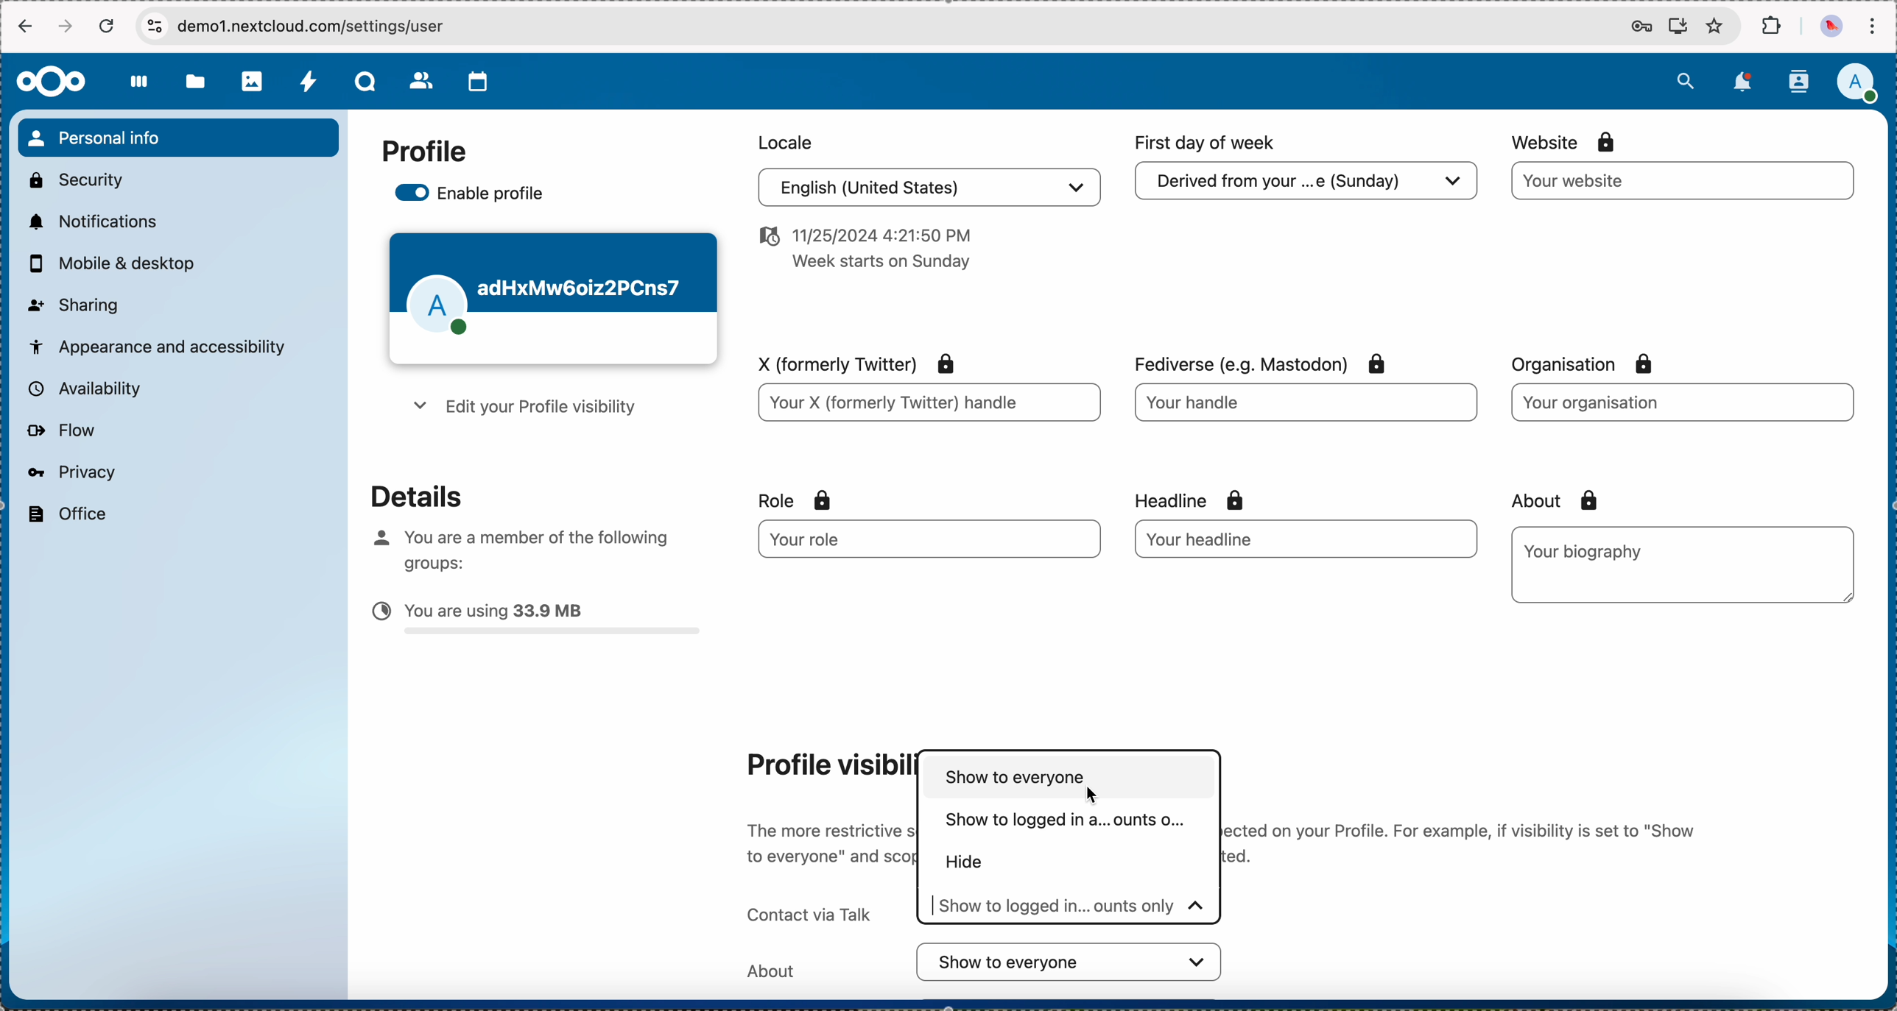 The height and width of the screenshot is (1011, 1897). Describe the element at coordinates (1745, 82) in the screenshot. I see `notifications` at that location.